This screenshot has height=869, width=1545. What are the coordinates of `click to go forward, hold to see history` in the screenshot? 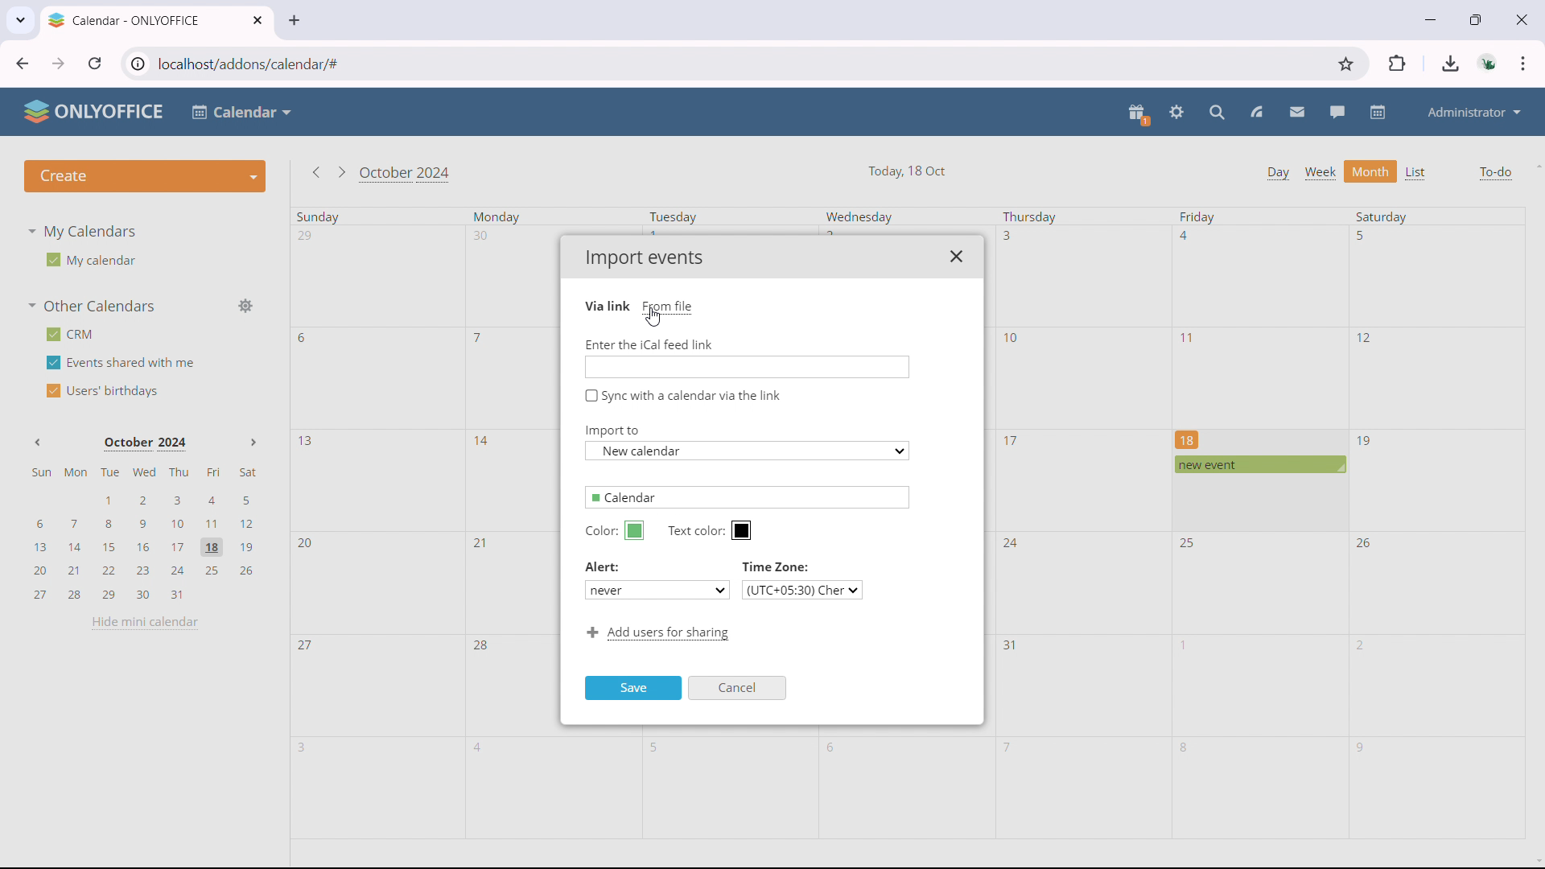 It's located at (59, 64).